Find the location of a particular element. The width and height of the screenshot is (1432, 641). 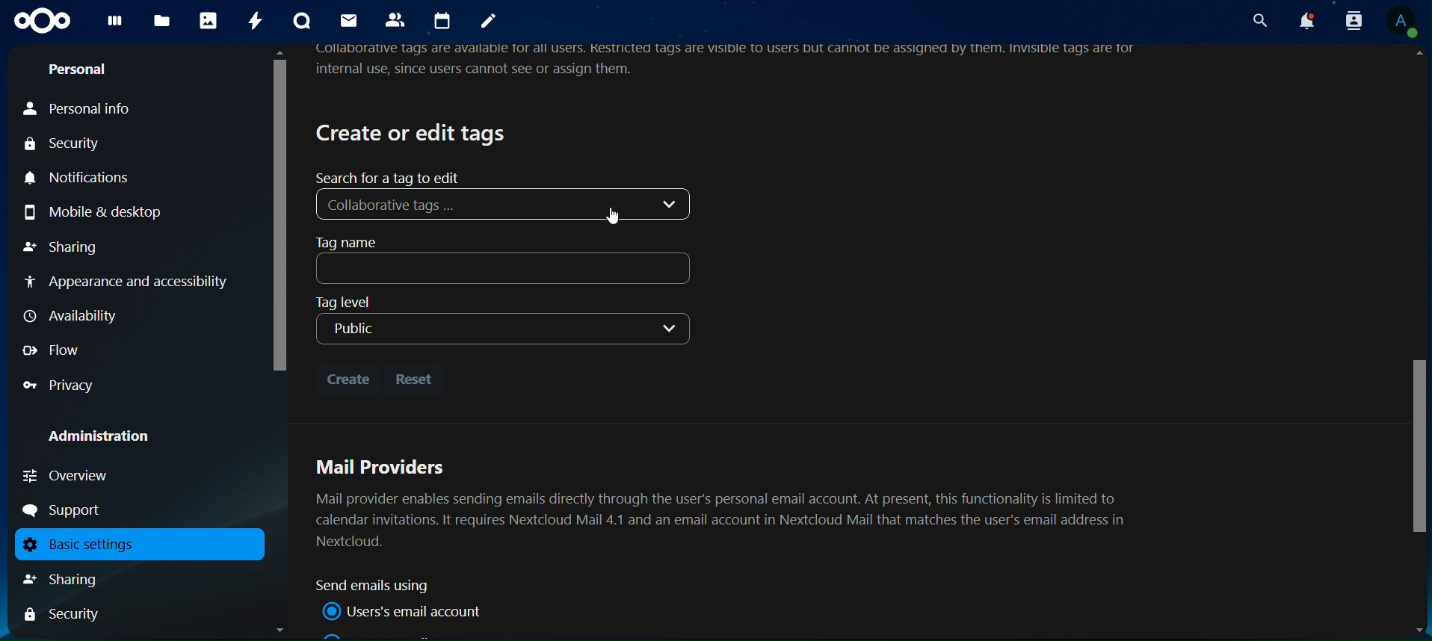

files is located at coordinates (161, 22).